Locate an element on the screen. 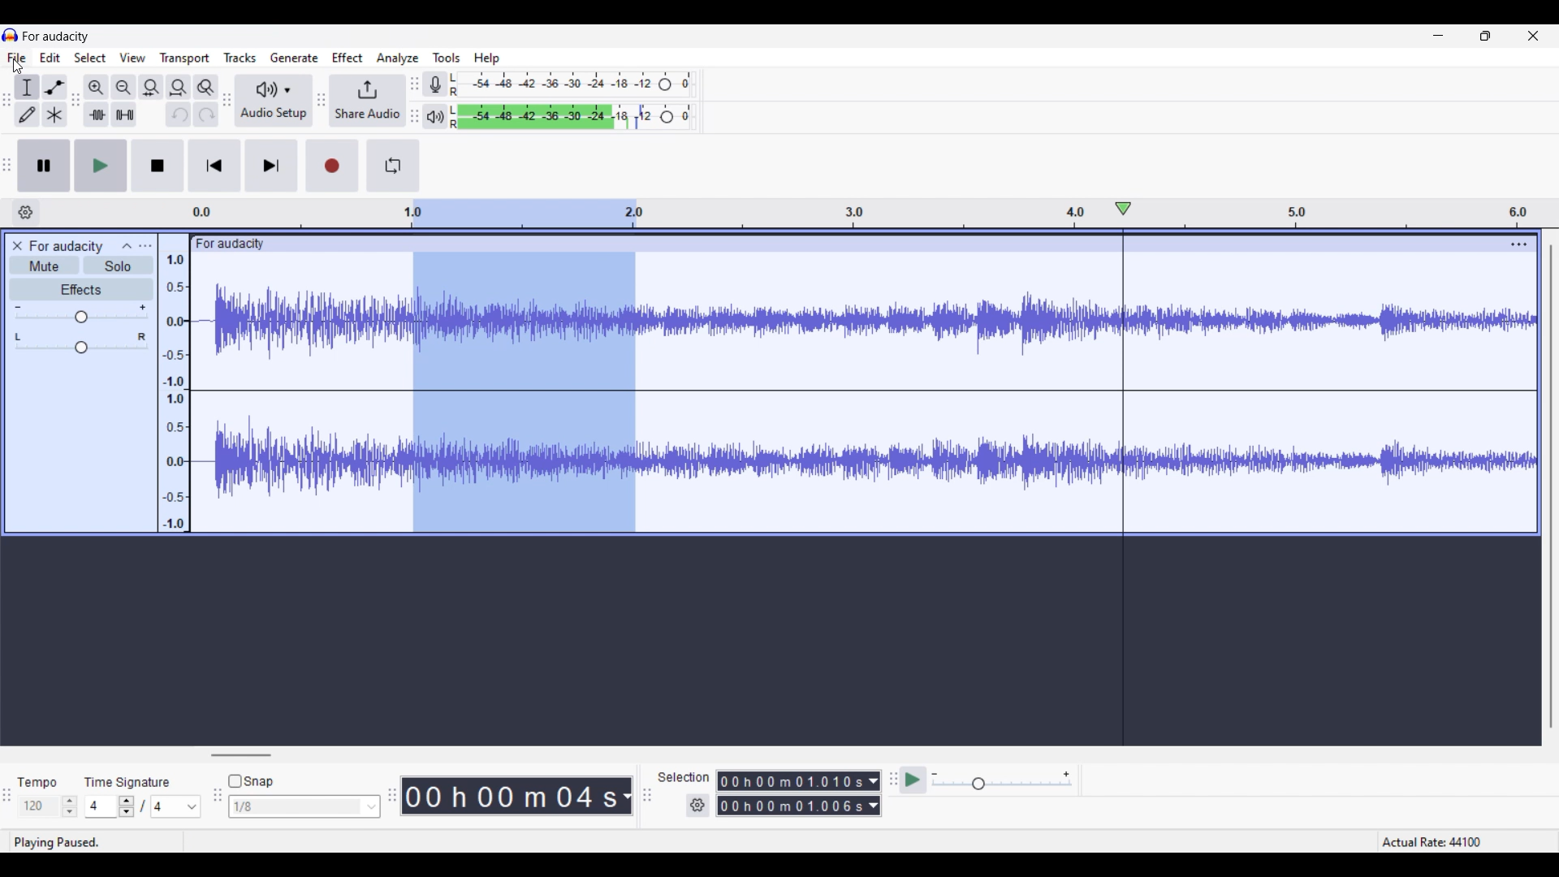 The image size is (1559, 877). Skip/Select to start is located at coordinates (214, 166).